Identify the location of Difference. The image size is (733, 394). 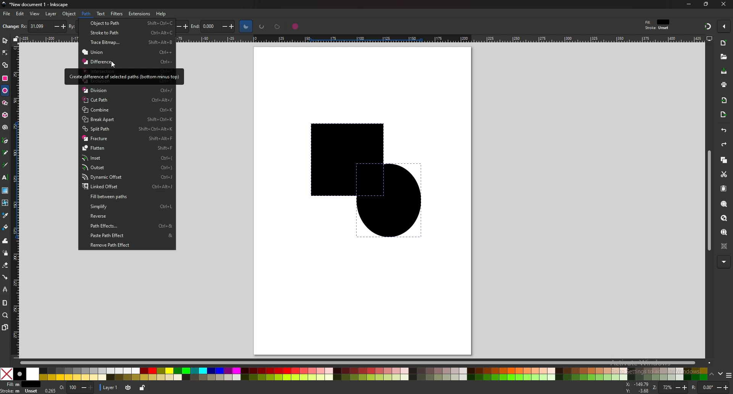
(128, 61).